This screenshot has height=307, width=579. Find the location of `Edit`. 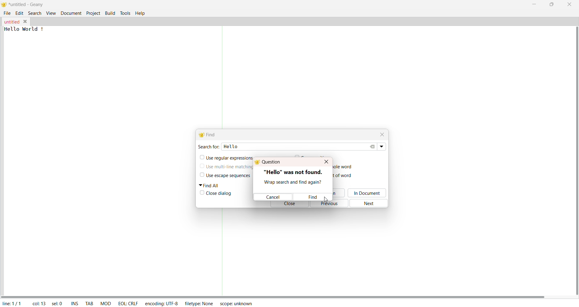

Edit is located at coordinates (20, 14).